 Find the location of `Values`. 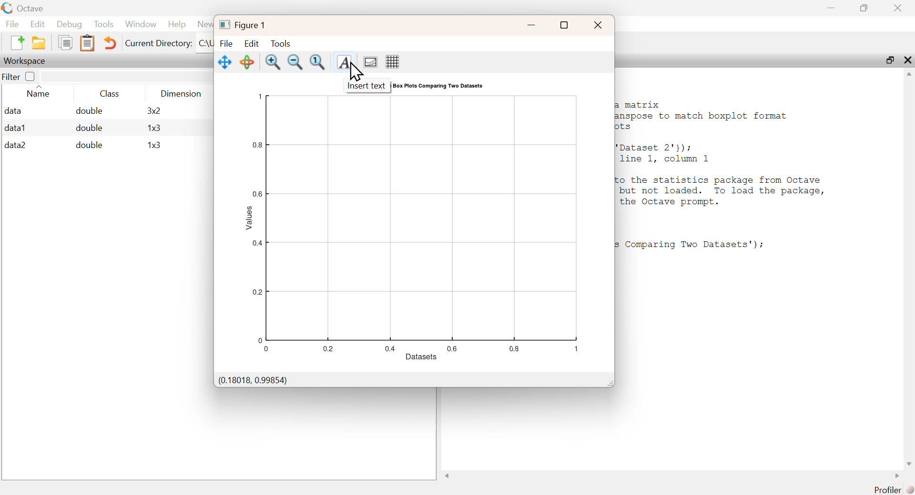

Values is located at coordinates (250, 217).